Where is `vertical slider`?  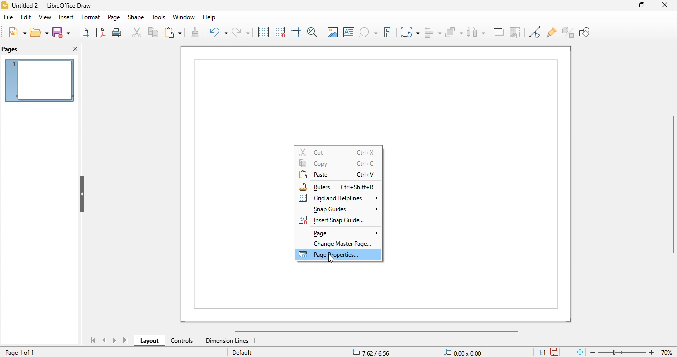
vertical slider is located at coordinates (669, 187).